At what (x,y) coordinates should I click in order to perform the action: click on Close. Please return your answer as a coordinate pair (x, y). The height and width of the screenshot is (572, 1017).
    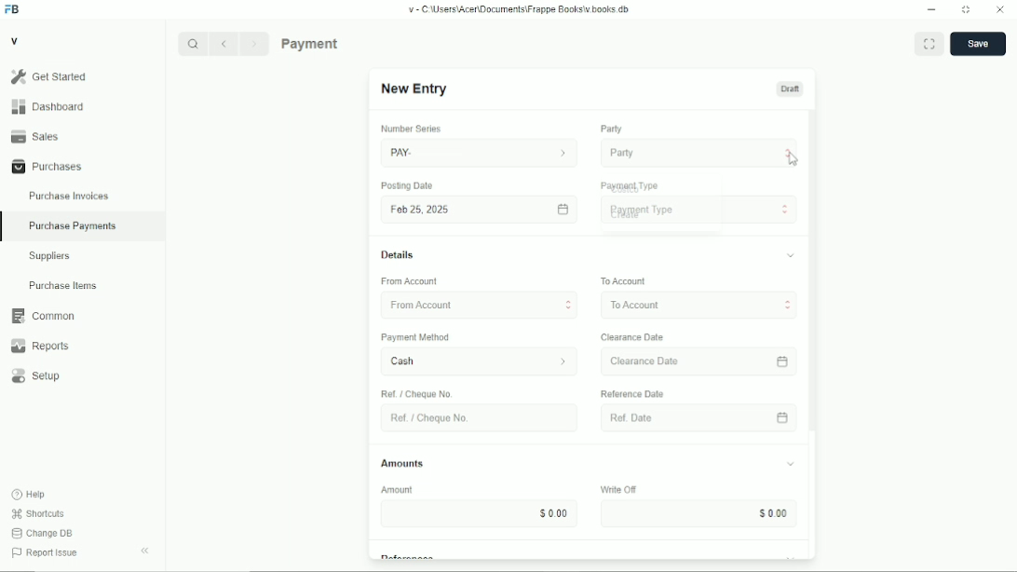
    Looking at the image, I should click on (1000, 9).